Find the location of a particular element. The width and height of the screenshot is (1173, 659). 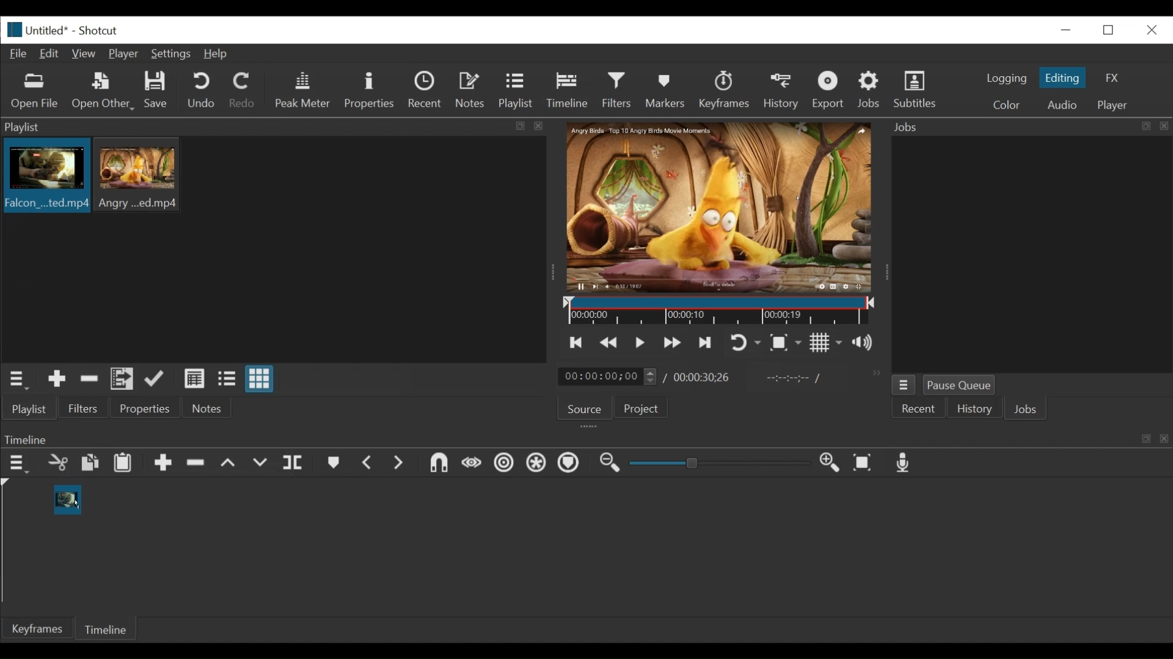

File name is located at coordinates (49, 32).